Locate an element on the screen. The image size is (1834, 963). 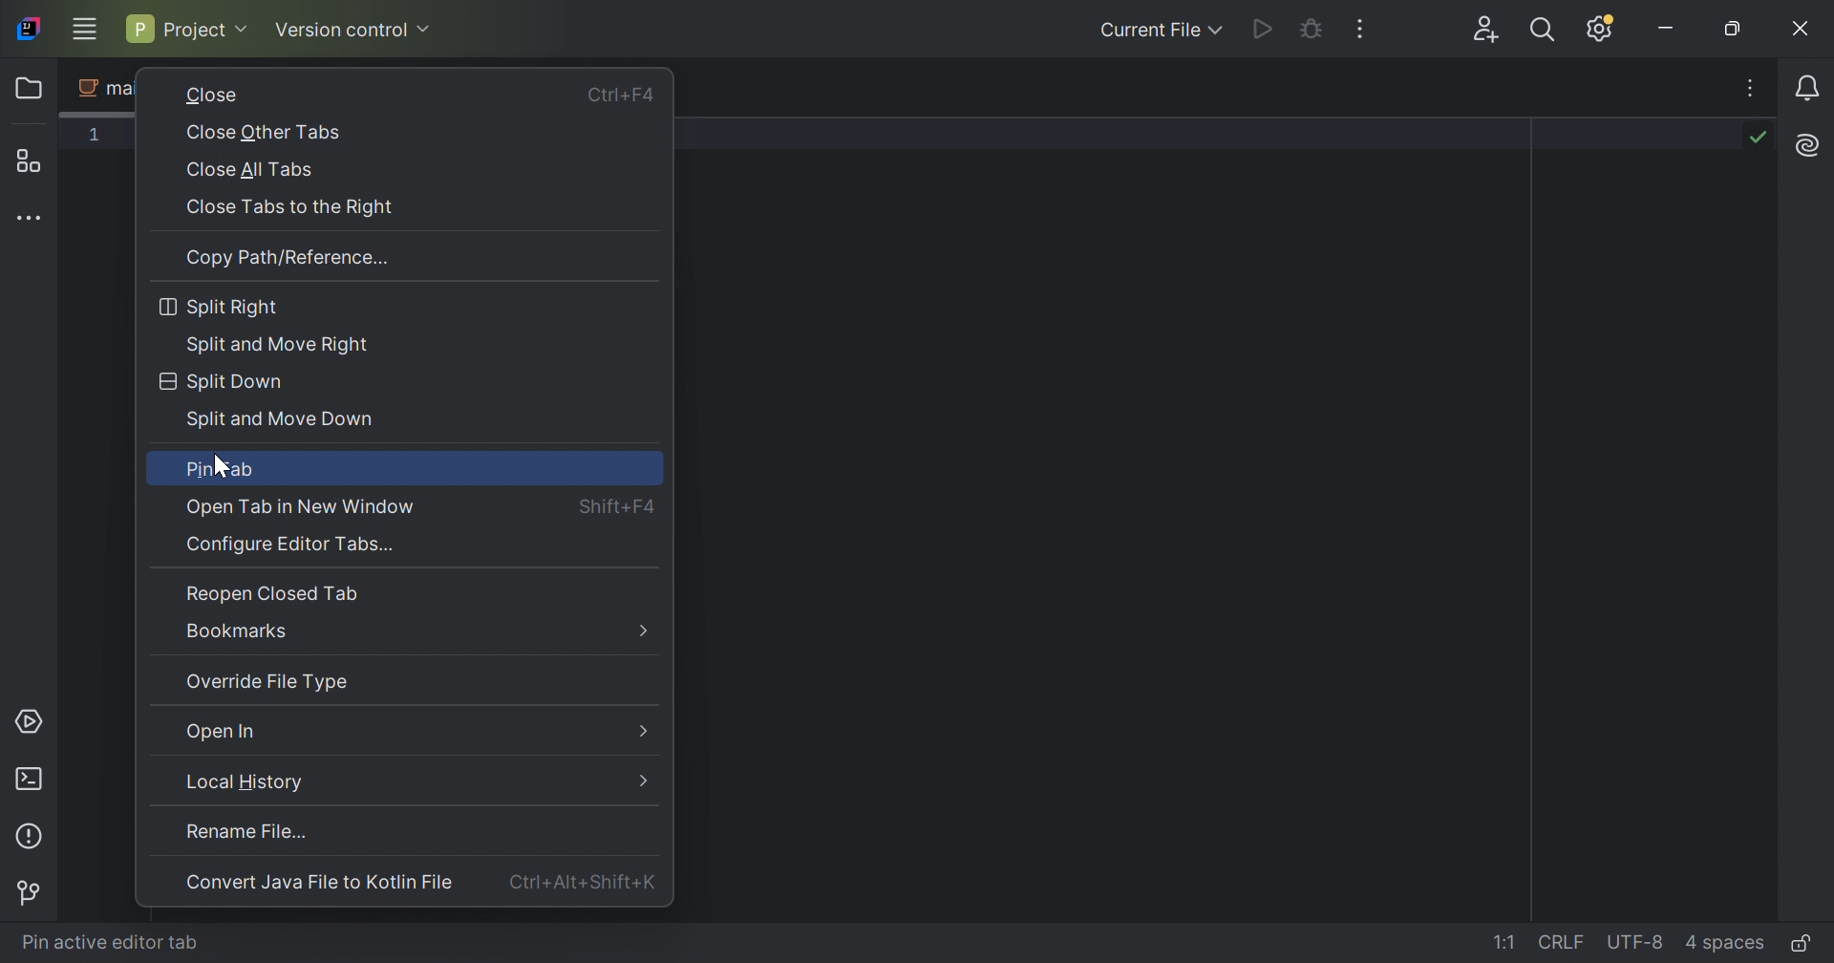
Split down is located at coordinates (219, 382).